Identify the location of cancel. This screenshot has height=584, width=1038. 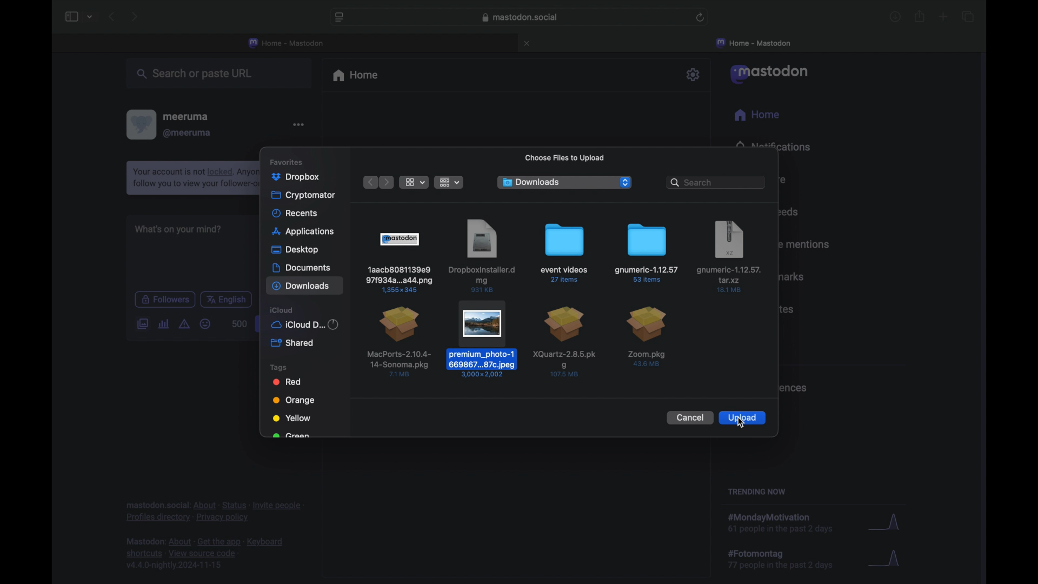
(690, 418).